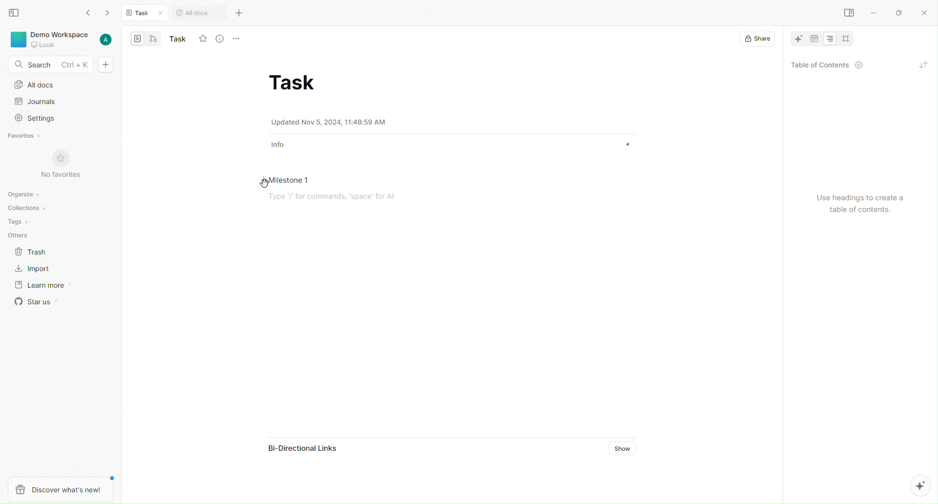 The image size is (938, 504). I want to click on Favorites, so click(27, 136).